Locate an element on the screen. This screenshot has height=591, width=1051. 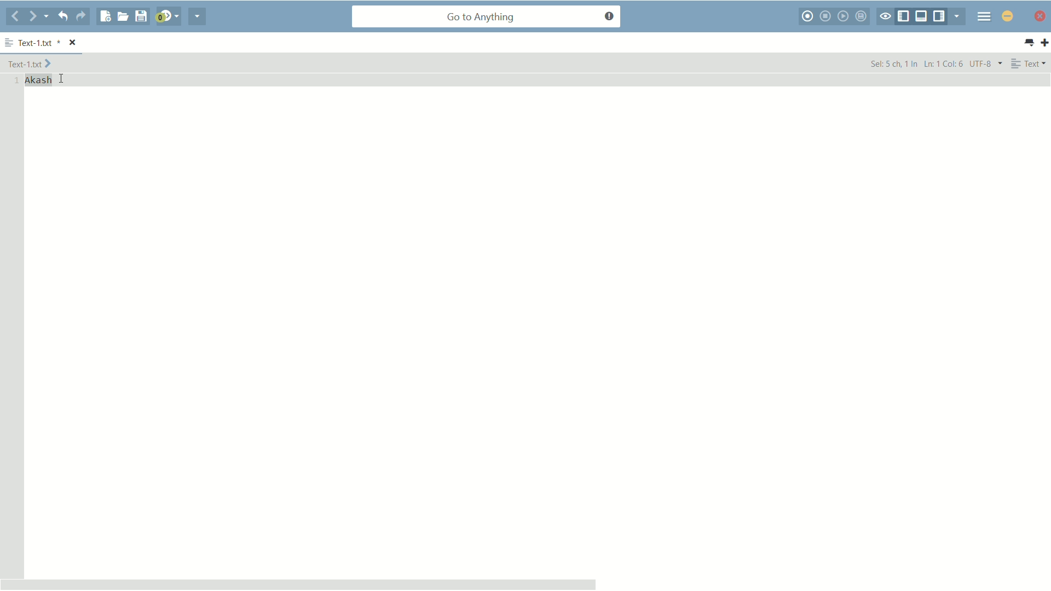
forward is located at coordinates (39, 16).